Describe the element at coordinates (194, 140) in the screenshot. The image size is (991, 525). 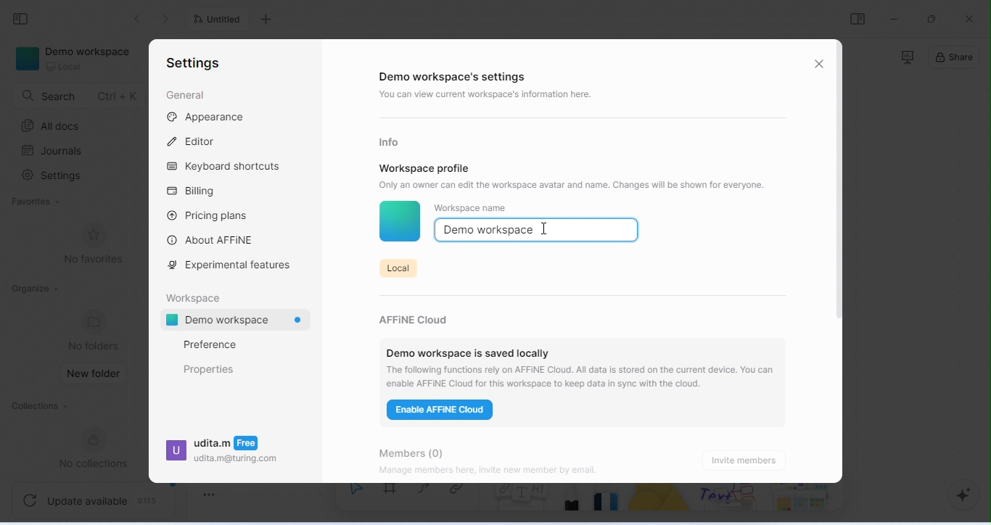
I see `editor` at that location.